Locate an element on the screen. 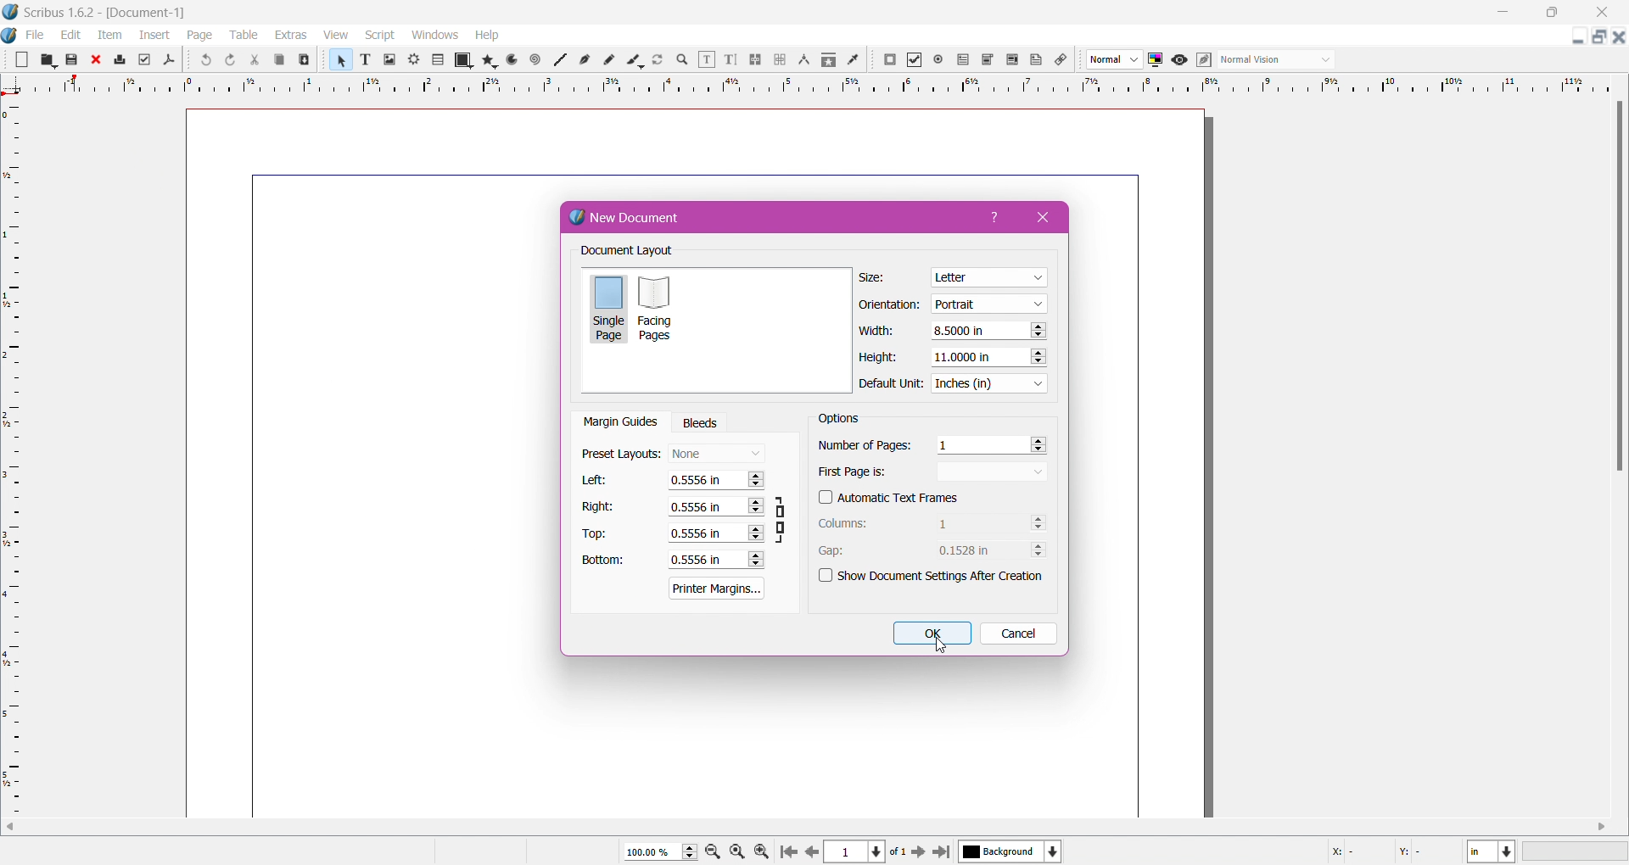 The image size is (1629, 865). single page is located at coordinates (609, 310).